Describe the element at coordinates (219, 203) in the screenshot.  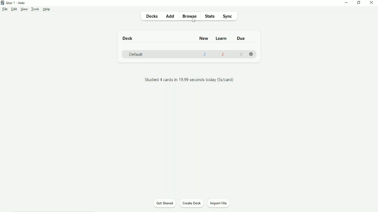
I see `Import File` at that location.